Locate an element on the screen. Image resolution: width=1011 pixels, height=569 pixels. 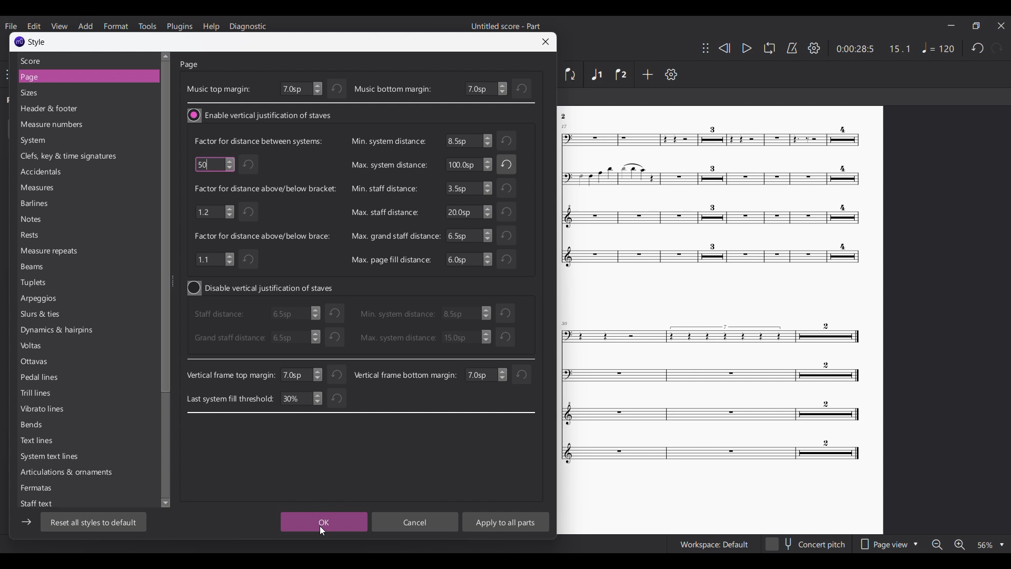
Undo is located at coordinates (508, 141).